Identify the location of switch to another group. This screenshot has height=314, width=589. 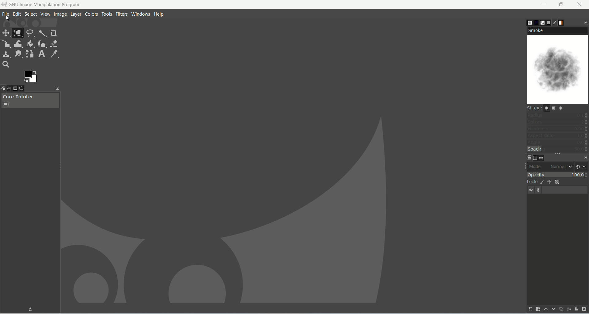
(581, 166).